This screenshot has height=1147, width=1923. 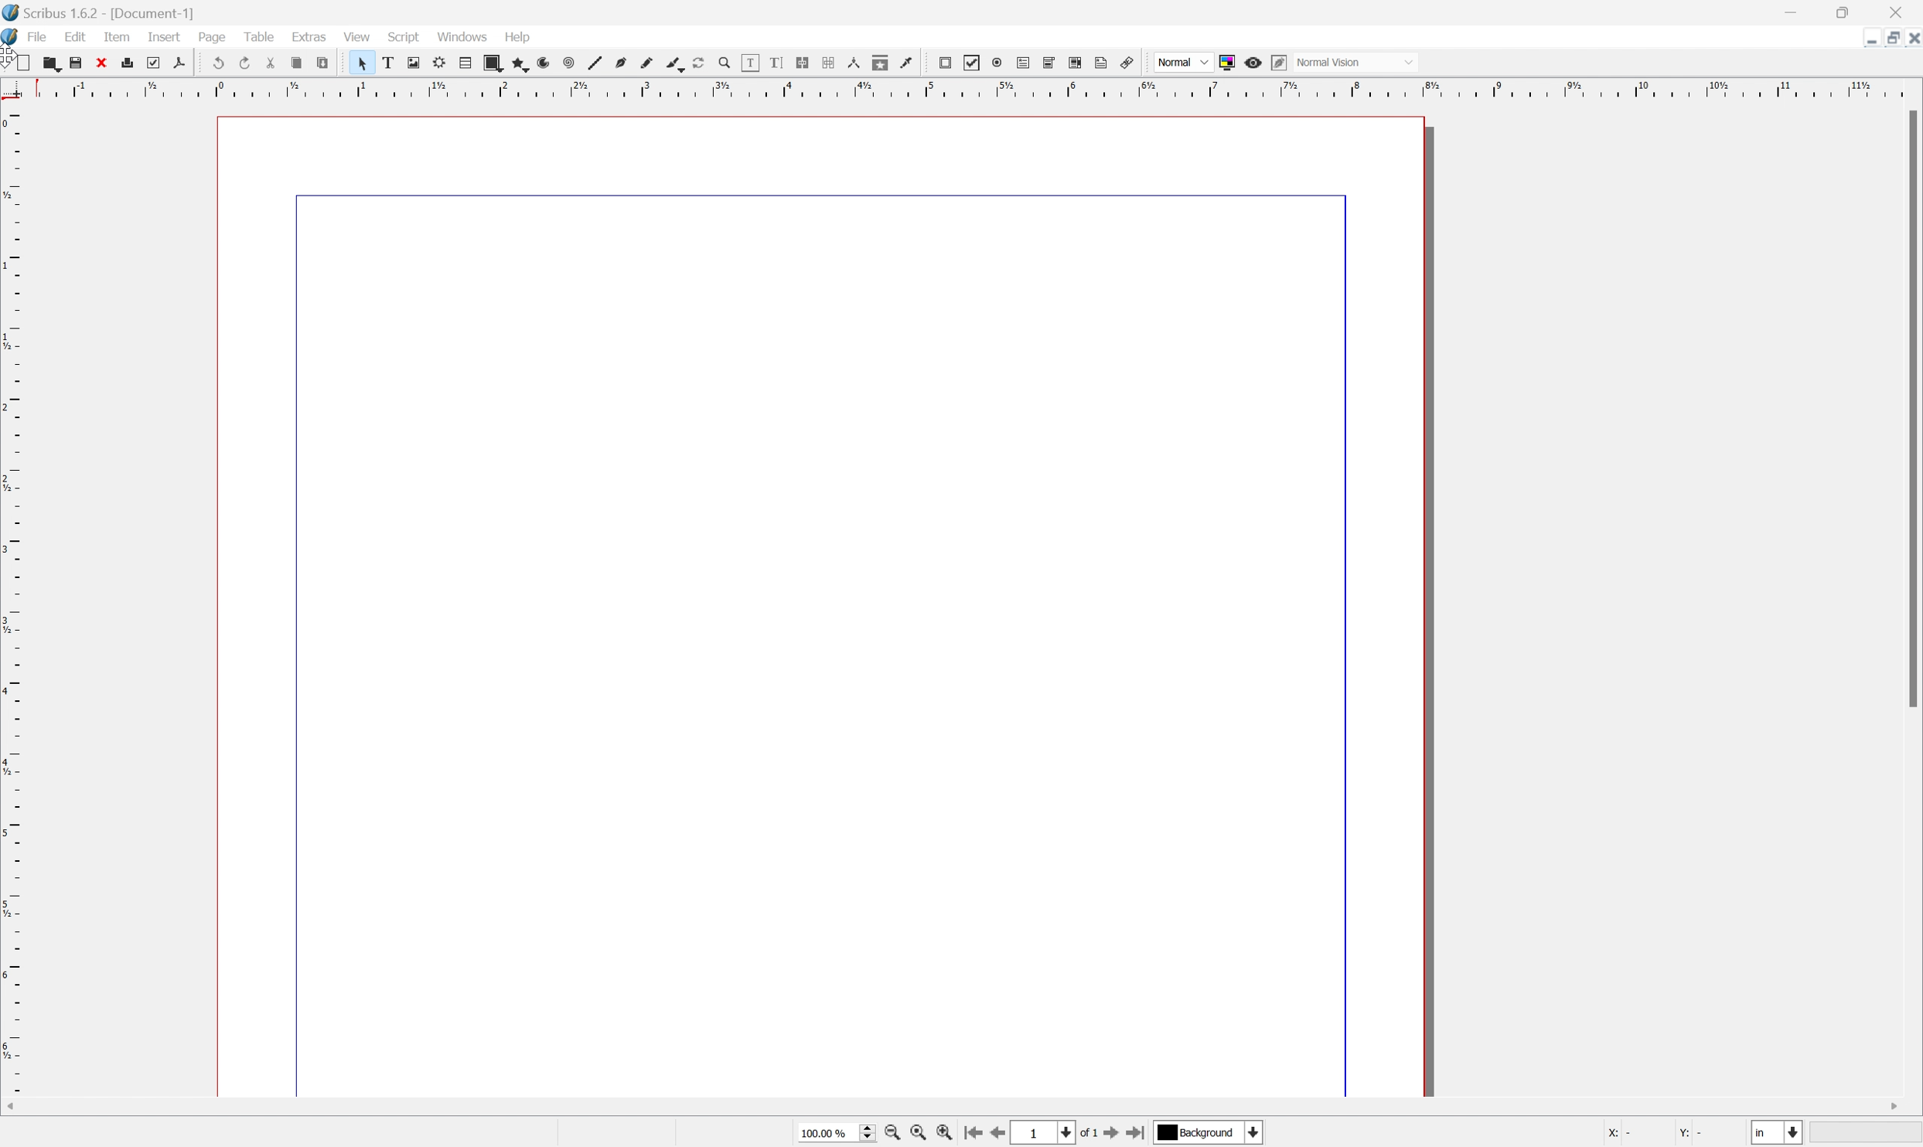 What do you see at coordinates (1180, 60) in the screenshot?
I see `Normal` at bounding box center [1180, 60].